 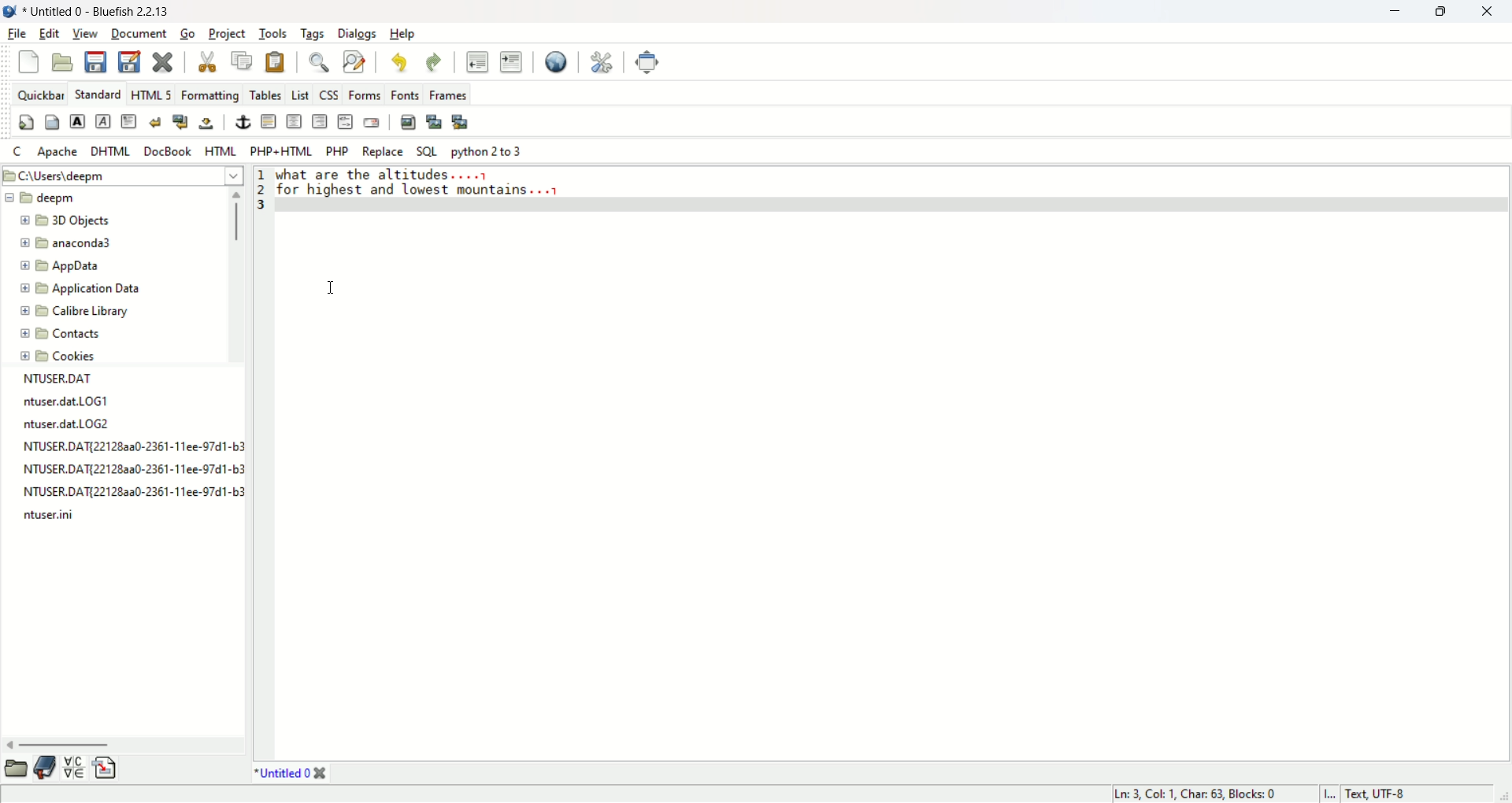 I want to click on advanced find and replace, so click(x=356, y=63).